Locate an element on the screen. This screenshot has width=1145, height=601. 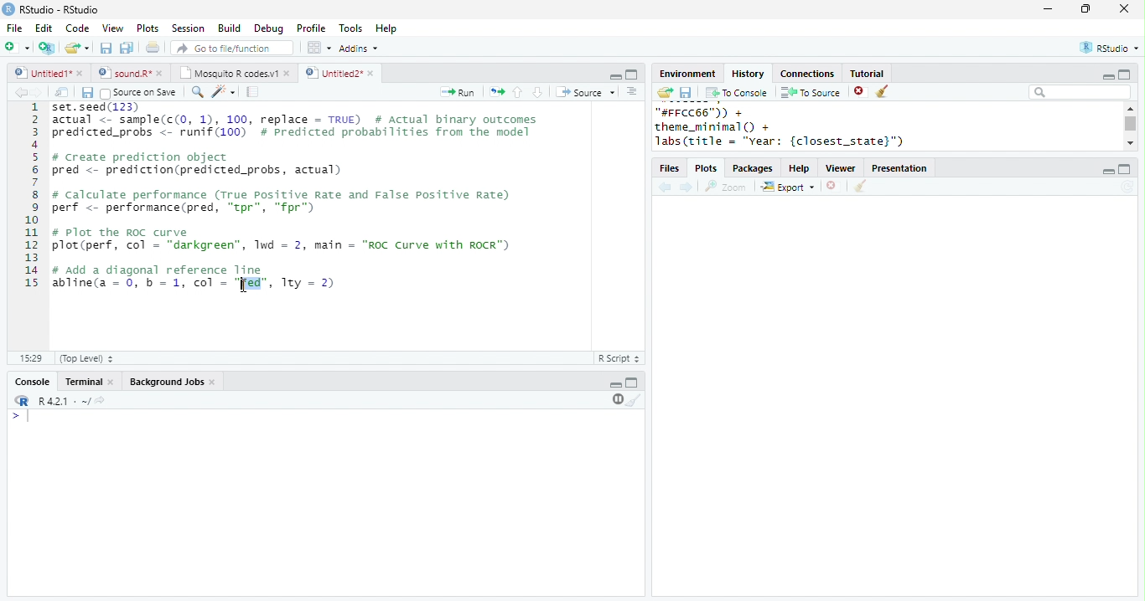
Addins is located at coordinates (359, 49).